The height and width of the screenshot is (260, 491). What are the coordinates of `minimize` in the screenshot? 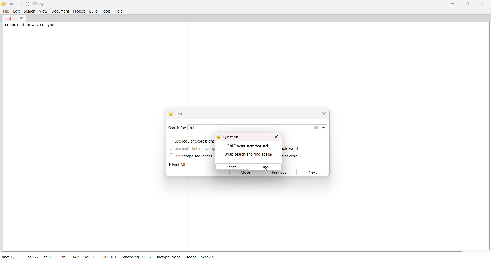 It's located at (452, 3).